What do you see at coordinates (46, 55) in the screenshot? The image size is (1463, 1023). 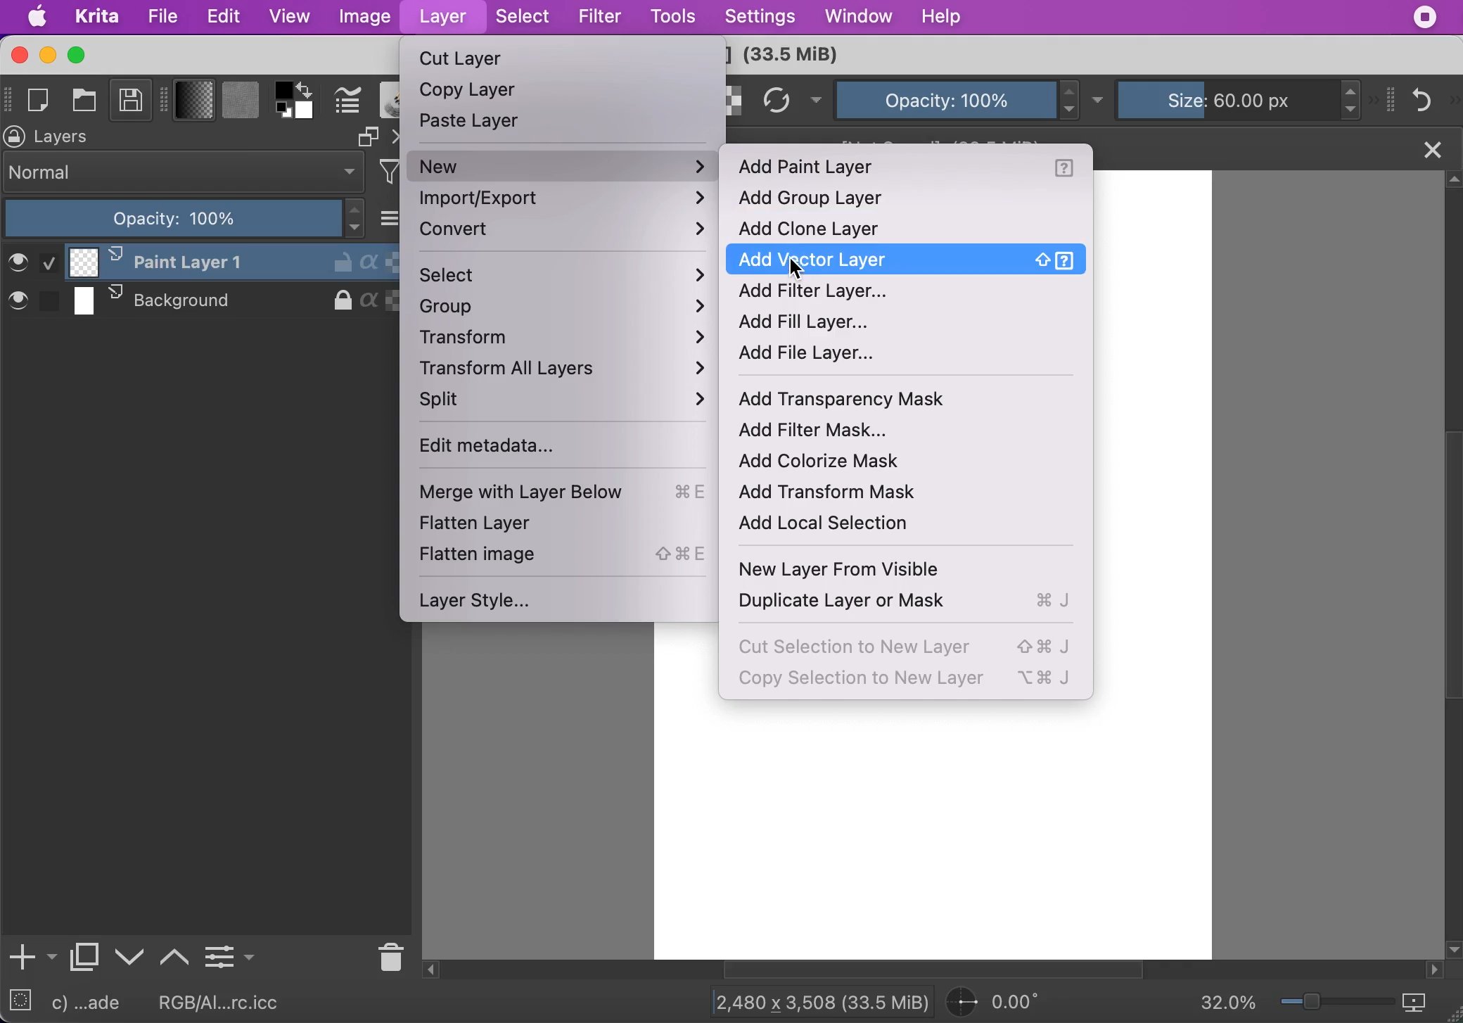 I see `minimize` at bounding box center [46, 55].